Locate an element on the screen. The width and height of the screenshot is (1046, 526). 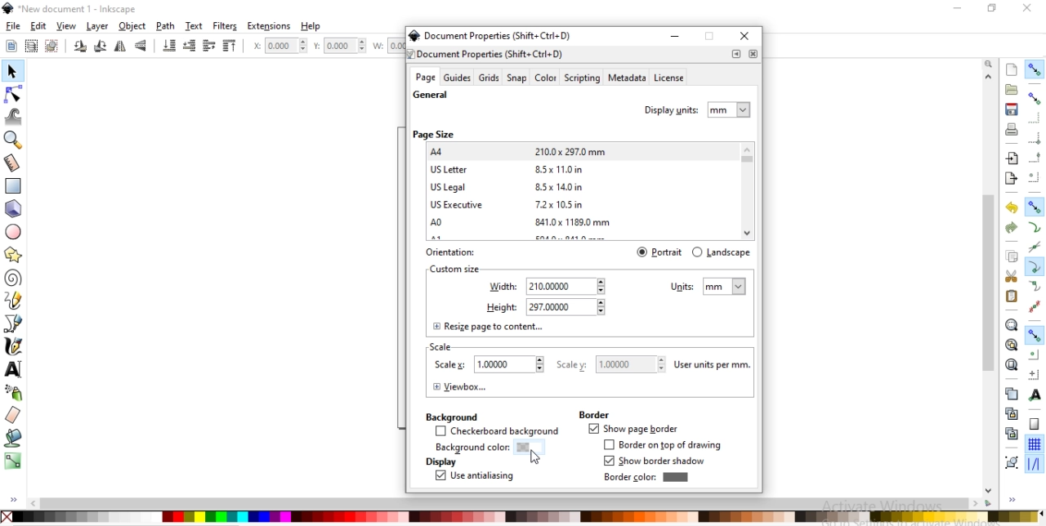
path is located at coordinates (167, 26).